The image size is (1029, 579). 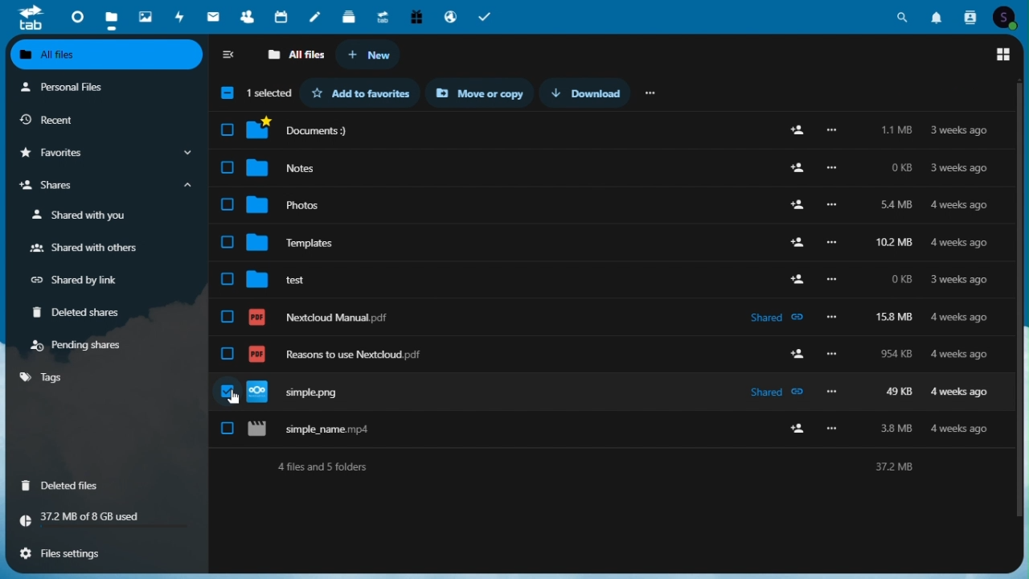 I want to click on files, so click(x=110, y=17).